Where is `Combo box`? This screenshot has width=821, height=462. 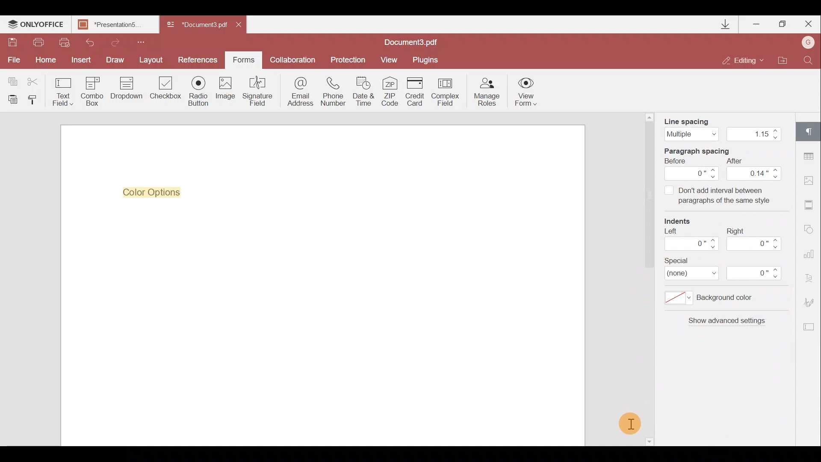
Combo box is located at coordinates (92, 92).